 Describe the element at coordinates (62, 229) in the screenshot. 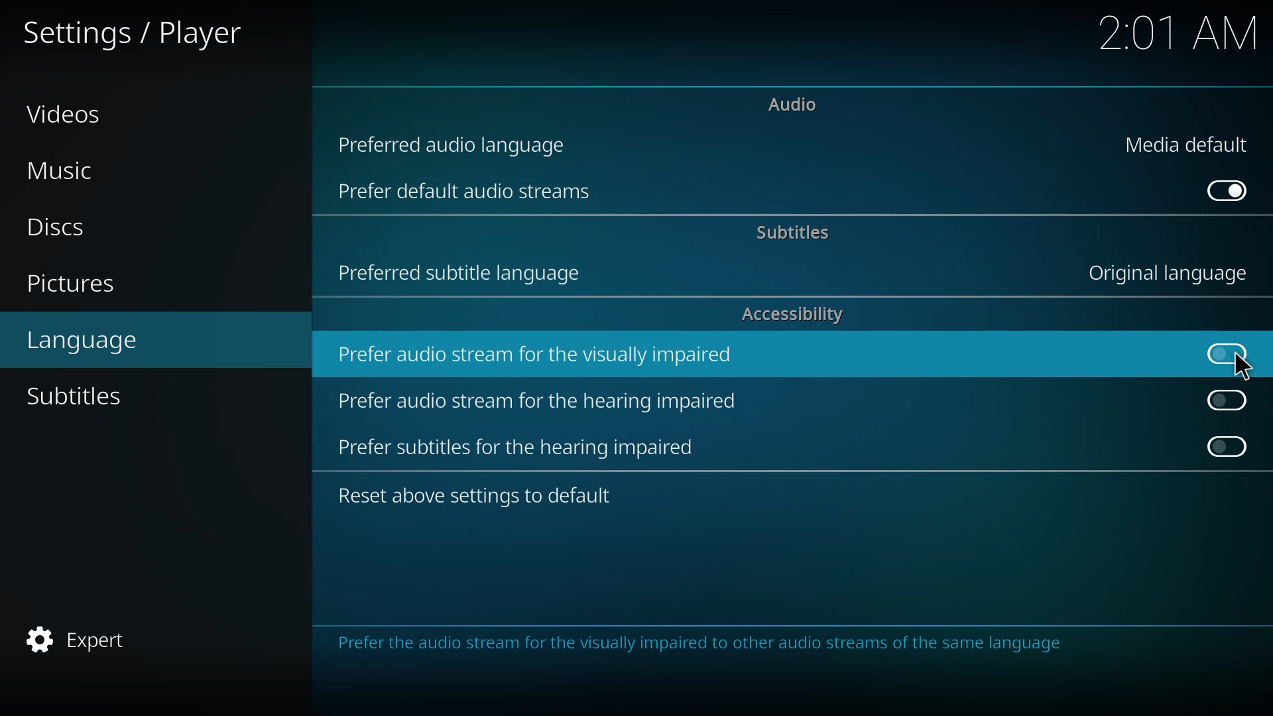

I see `discs` at that location.